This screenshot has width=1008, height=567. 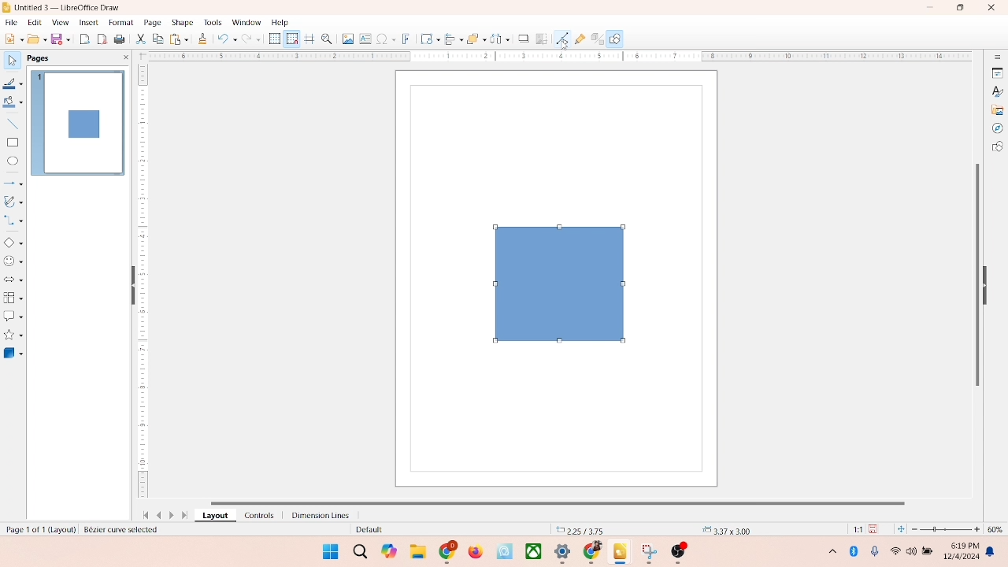 What do you see at coordinates (417, 550) in the screenshot?
I see `folders` at bounding box center [417, 550].